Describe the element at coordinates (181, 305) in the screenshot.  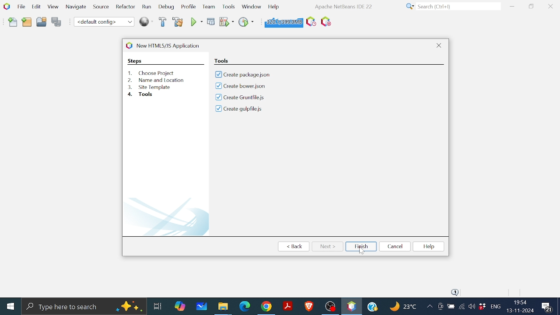
I see `Copilot` at that location.